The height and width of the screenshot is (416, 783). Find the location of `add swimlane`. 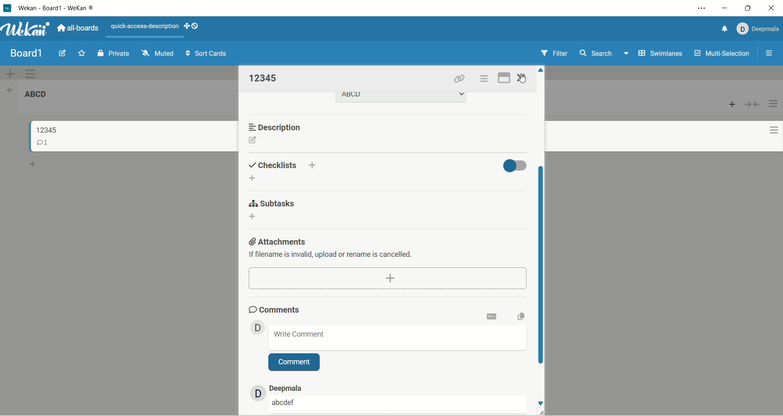

add swimlane is located at coordinates (9, 73).